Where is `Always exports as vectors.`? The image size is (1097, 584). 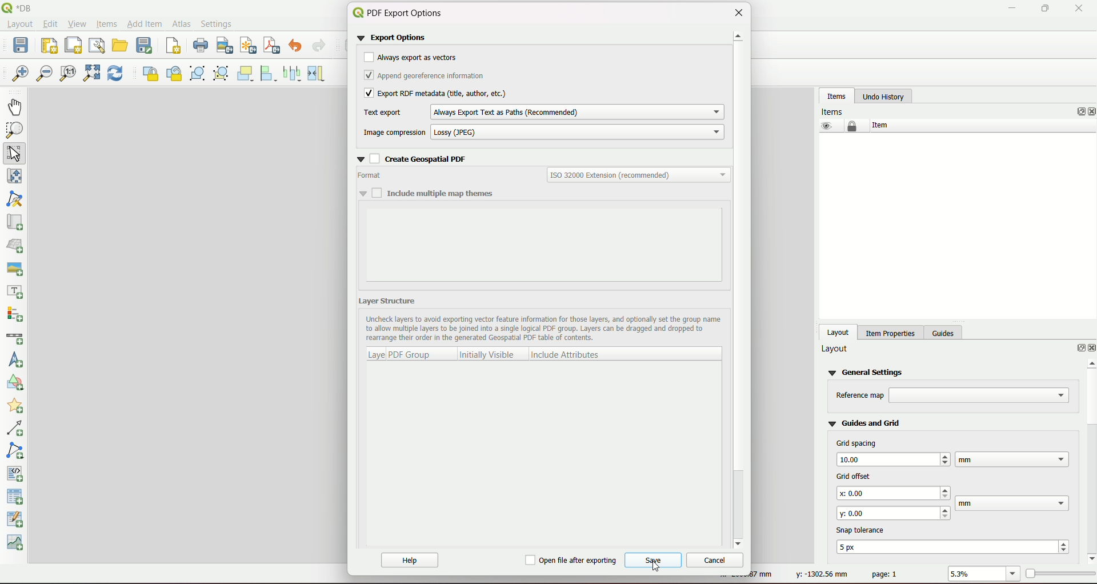
Always exports as vectors. is located at coordinates (419, 58).